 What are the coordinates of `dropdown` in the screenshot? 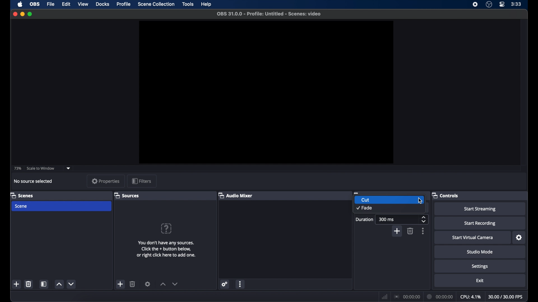 It's located at (69, 168).